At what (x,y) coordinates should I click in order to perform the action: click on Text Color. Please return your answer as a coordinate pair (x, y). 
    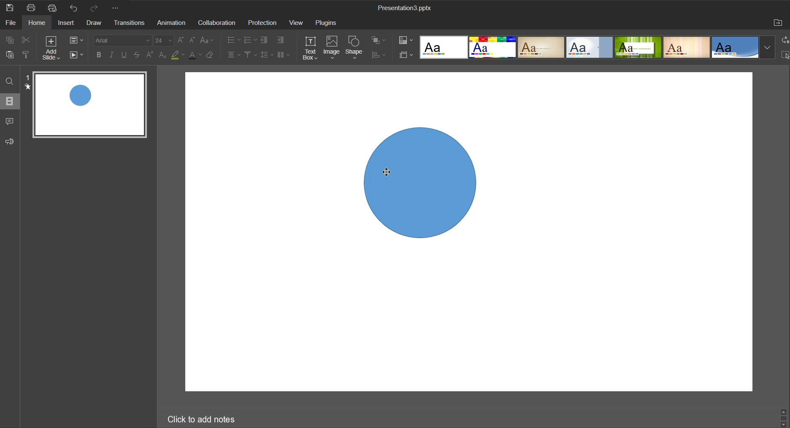
    Looking at the image, I should click on (195, 56).